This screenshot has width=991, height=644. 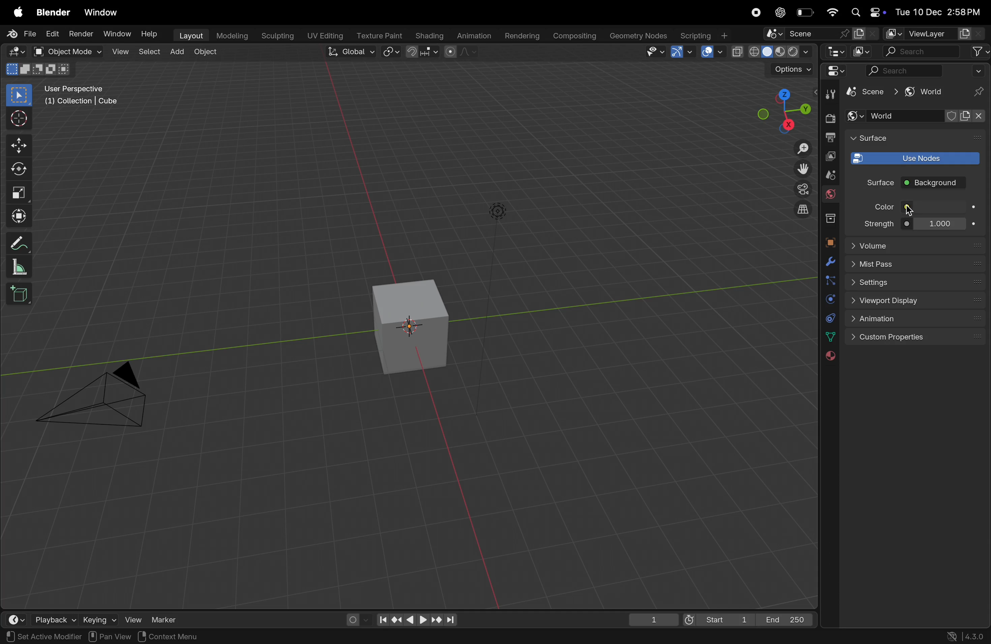 What do you see at coordinates (881, 207) in the screenshot?
I see `Color` at bounding box center [881, 207].